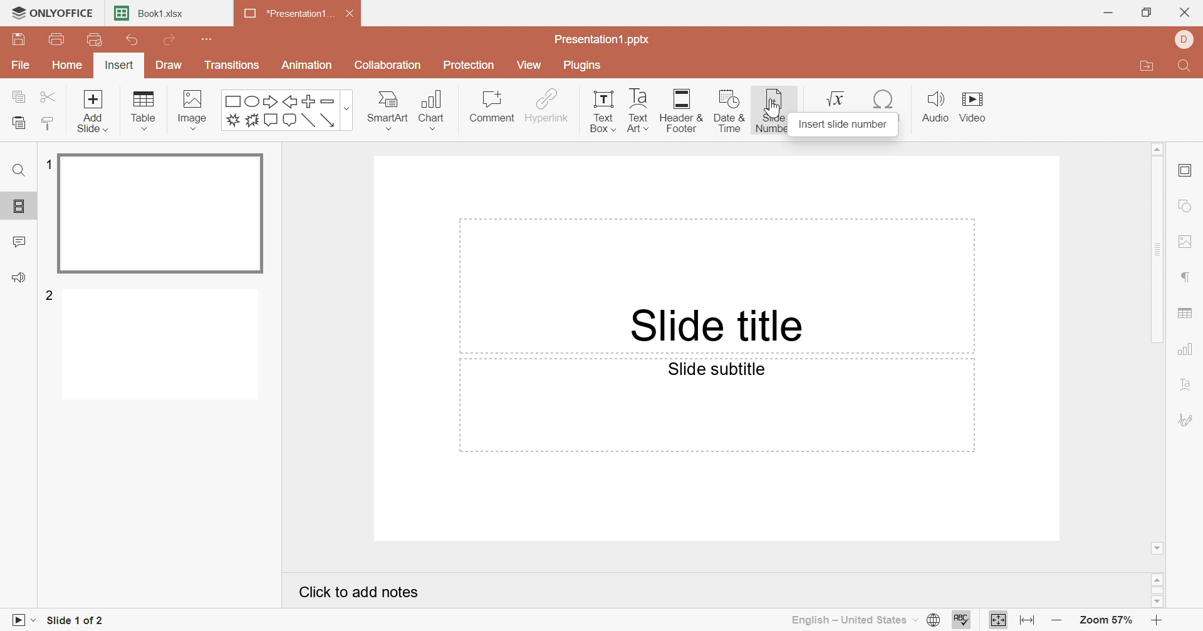  Describe the element at coordinates (1187, 278) in the screenshot. I see `Paragraph settings` at that location.